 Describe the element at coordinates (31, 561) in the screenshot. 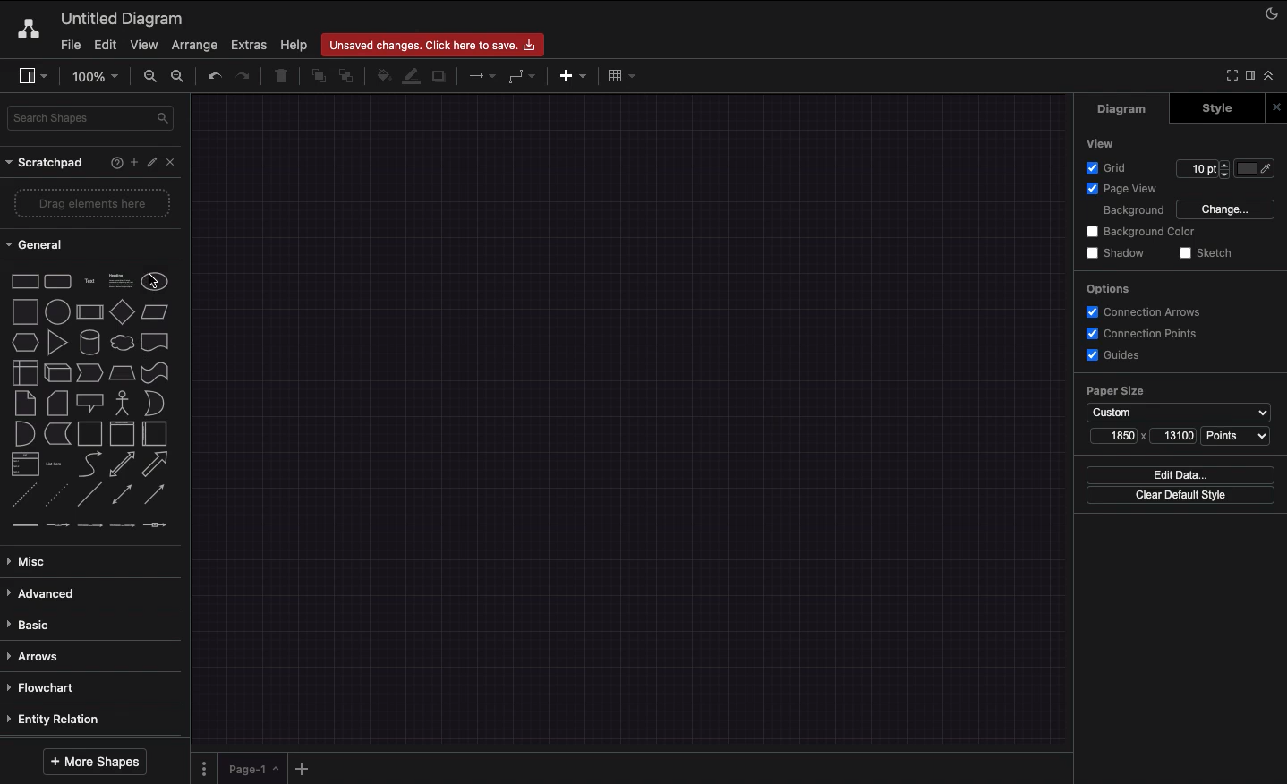

I see `Misc` at that location.